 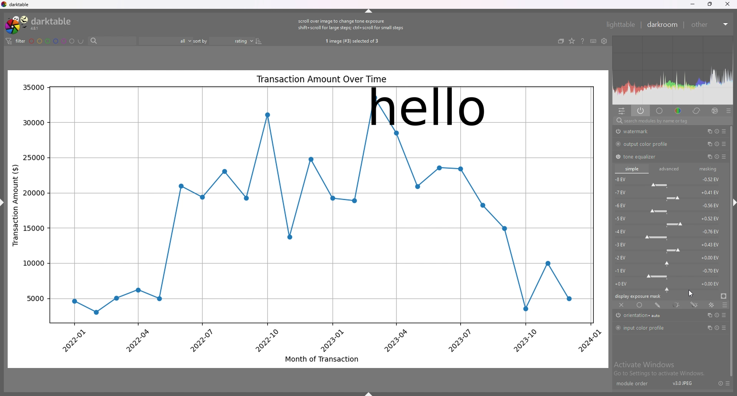 I want to click on 2024-01, so click(x=589, y=341).